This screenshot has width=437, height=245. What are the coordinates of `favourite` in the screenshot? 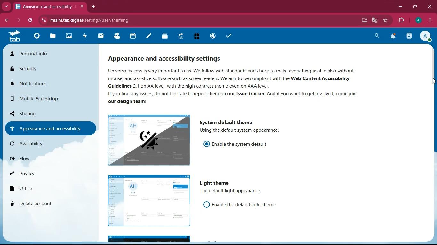 It's located at (384, 20).